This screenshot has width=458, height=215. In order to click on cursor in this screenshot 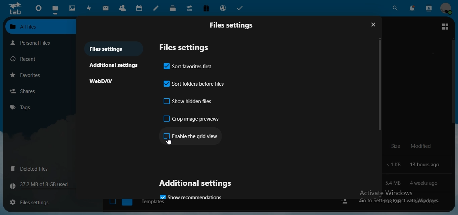, I will do `click(169, 142)`.